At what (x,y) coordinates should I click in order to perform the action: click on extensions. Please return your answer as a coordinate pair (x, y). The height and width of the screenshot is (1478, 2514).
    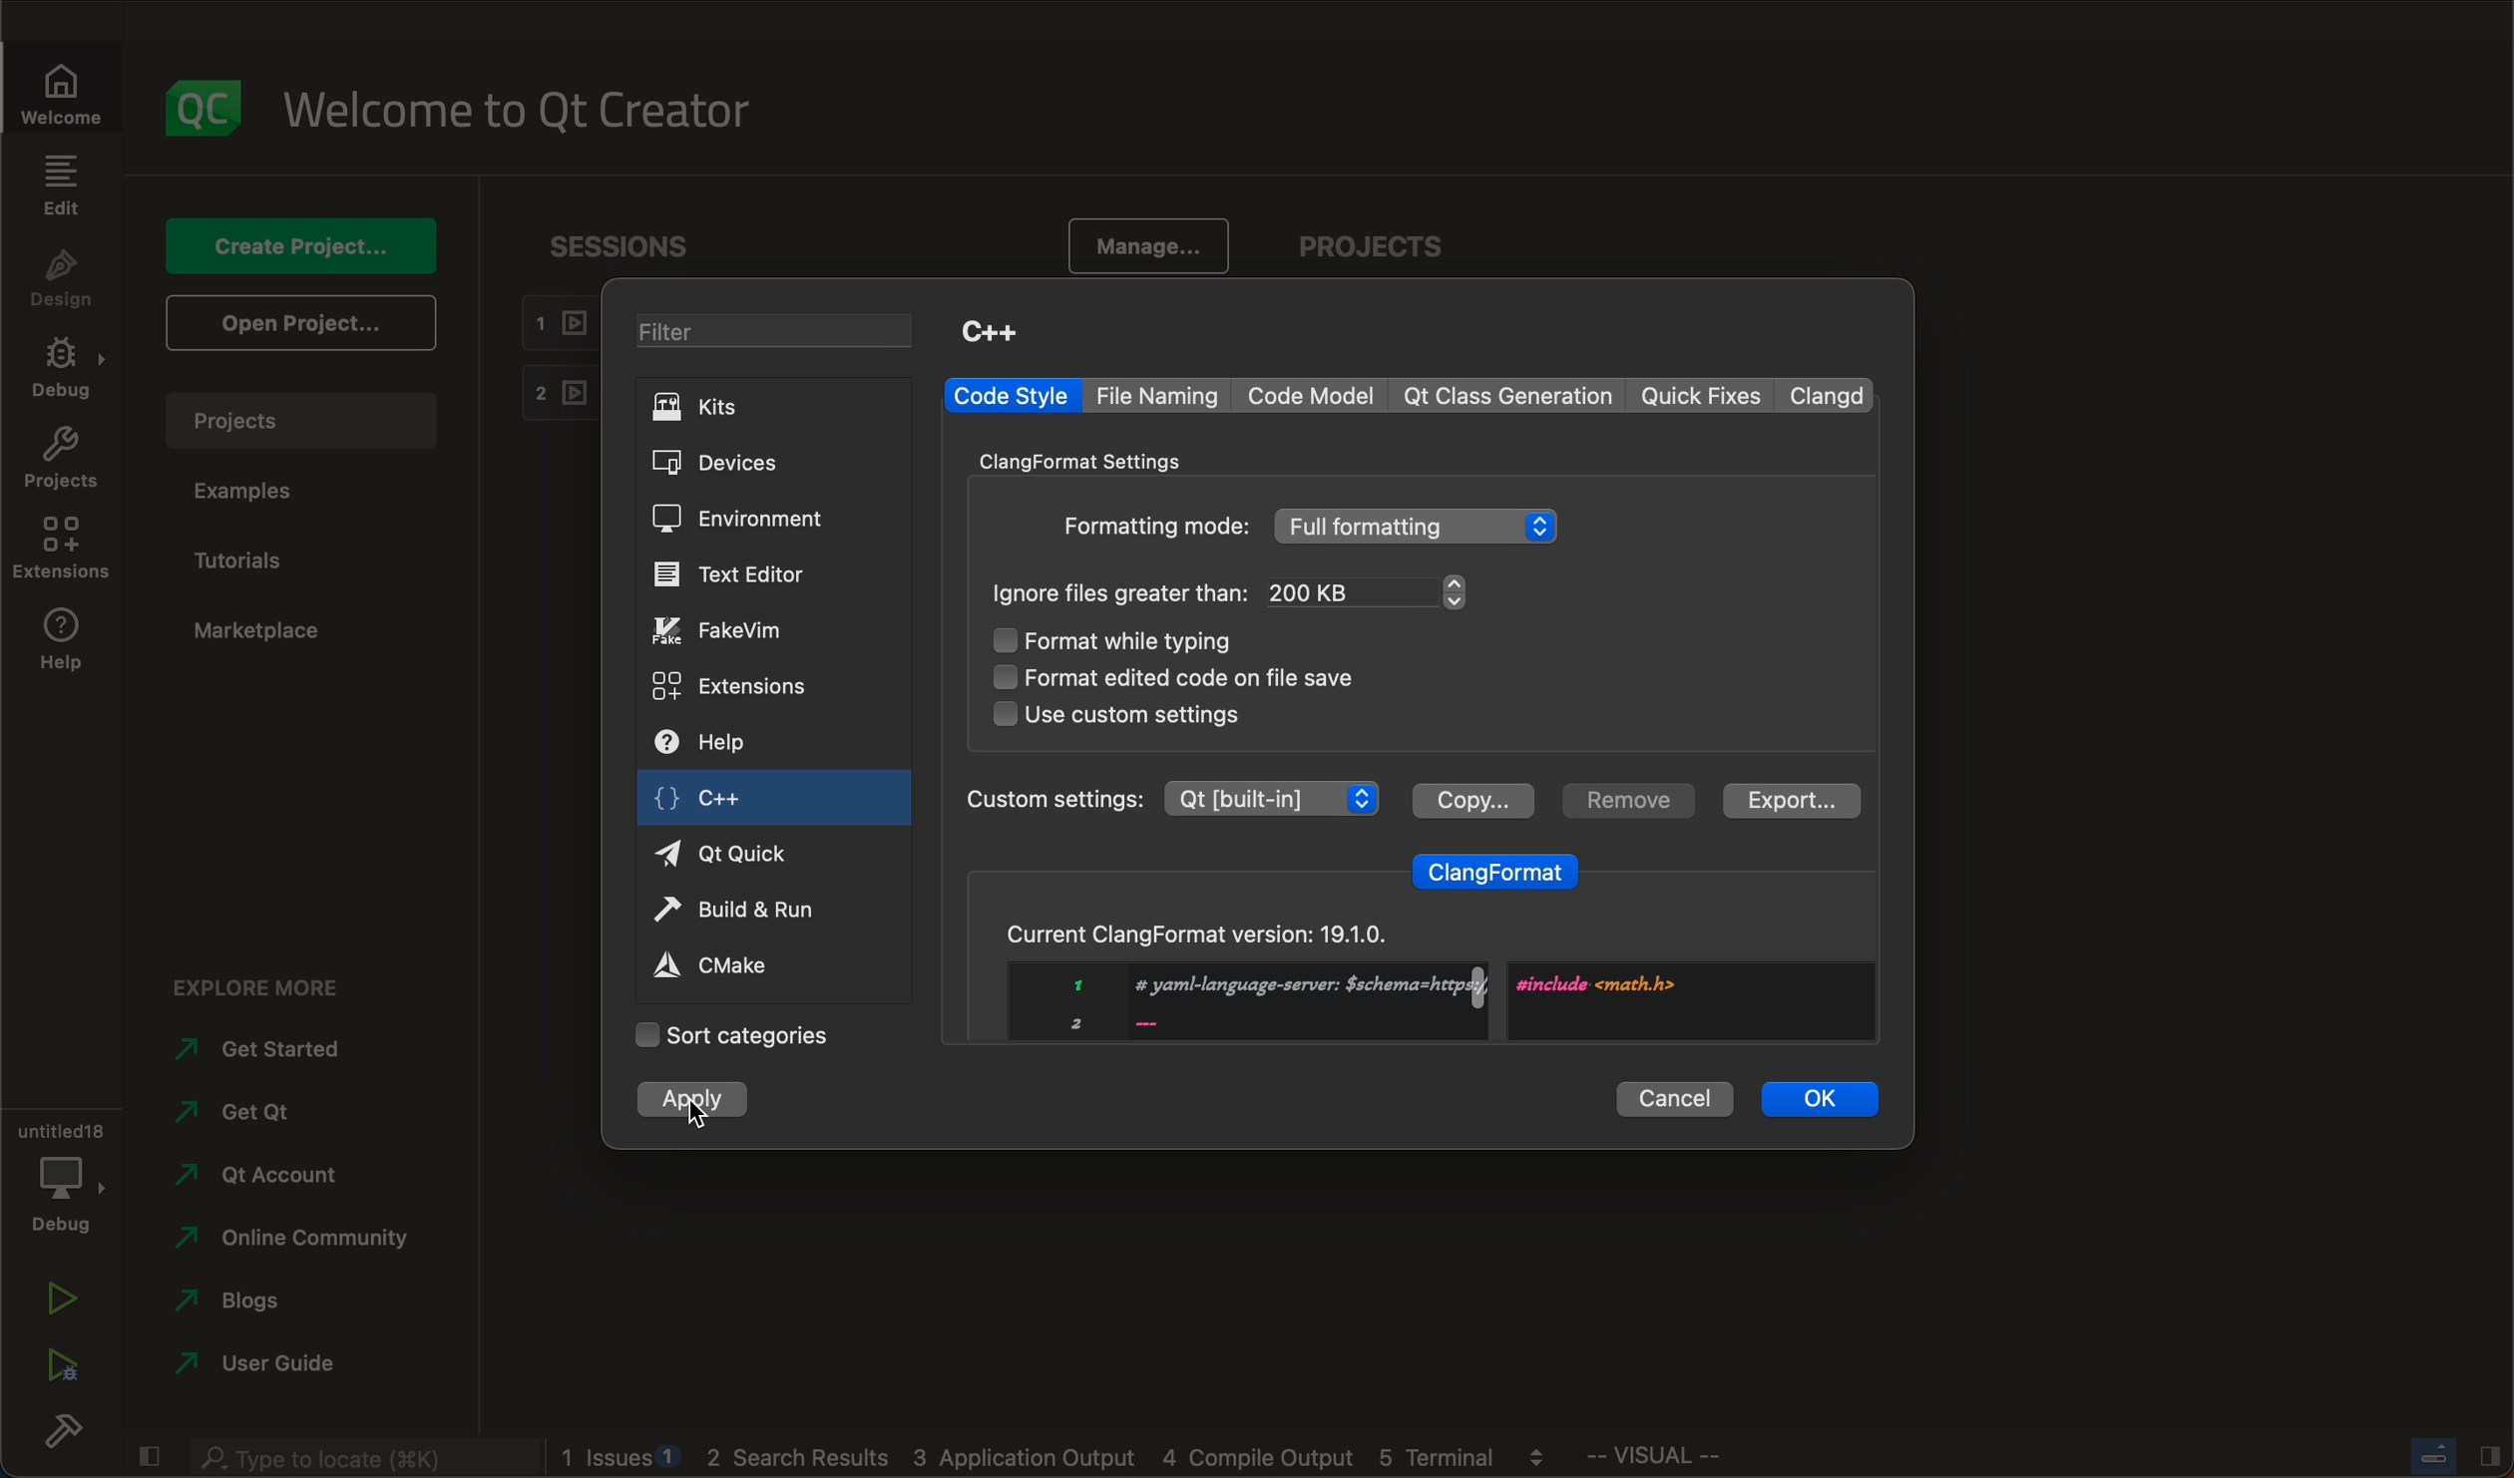
    Looking at the image, I should click on (60, 549).